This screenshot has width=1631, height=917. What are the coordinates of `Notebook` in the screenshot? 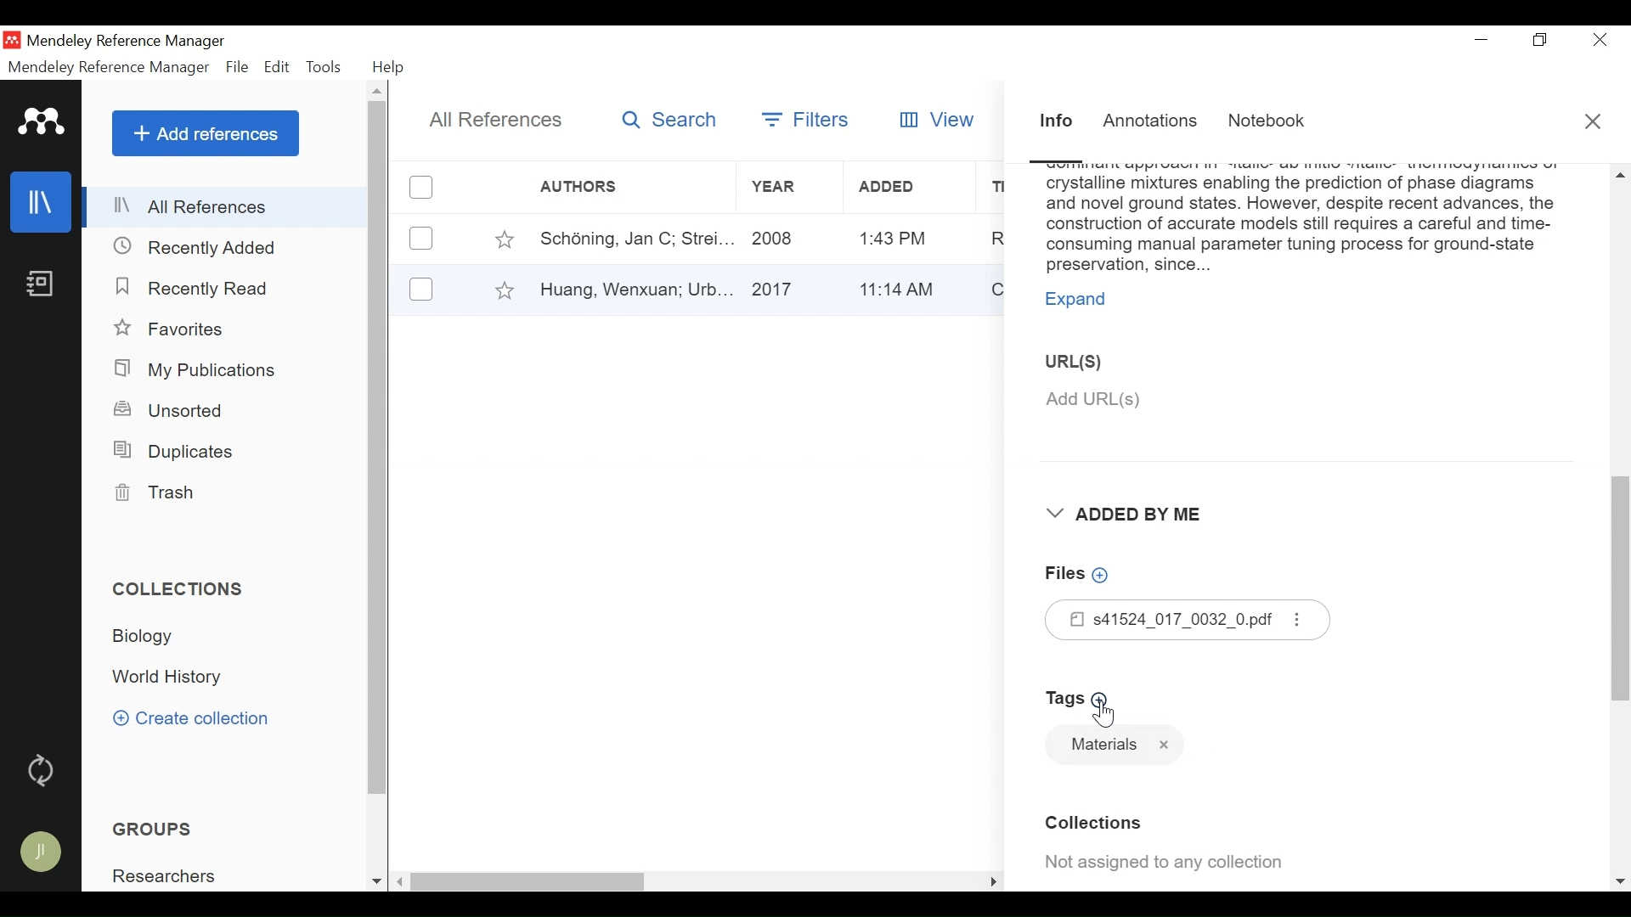 It's located at (1271, 121).